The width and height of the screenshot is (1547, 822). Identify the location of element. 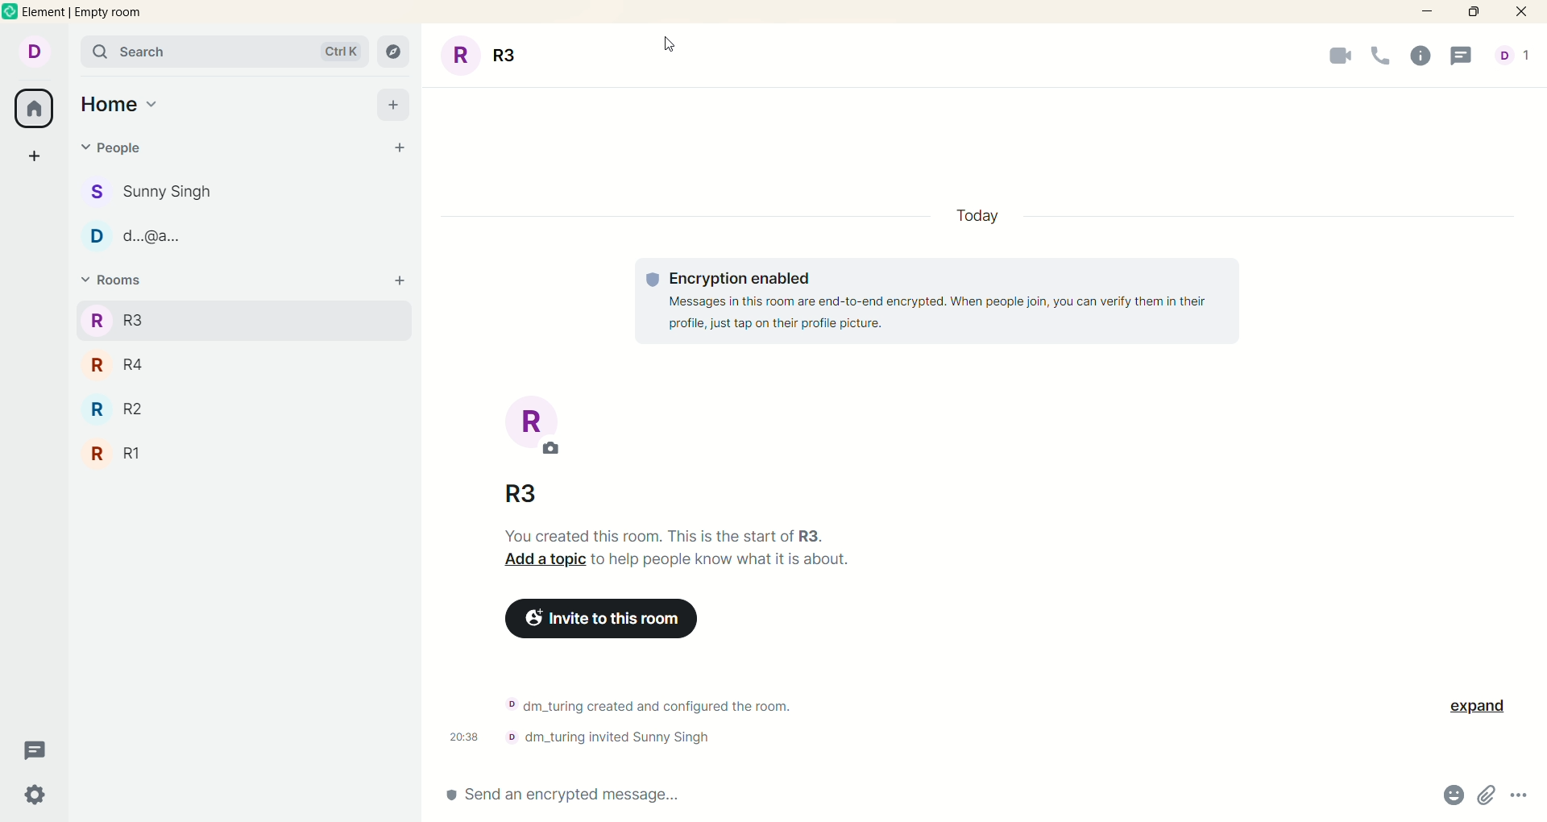
(85, 12).